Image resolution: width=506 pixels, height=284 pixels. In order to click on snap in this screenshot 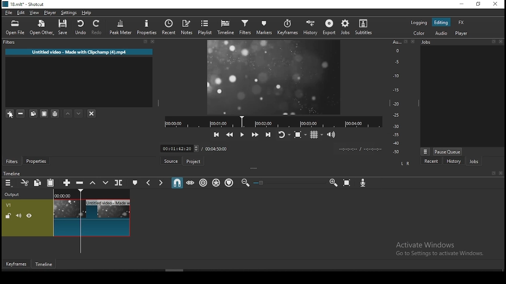, I will do `click(177, 182)`.